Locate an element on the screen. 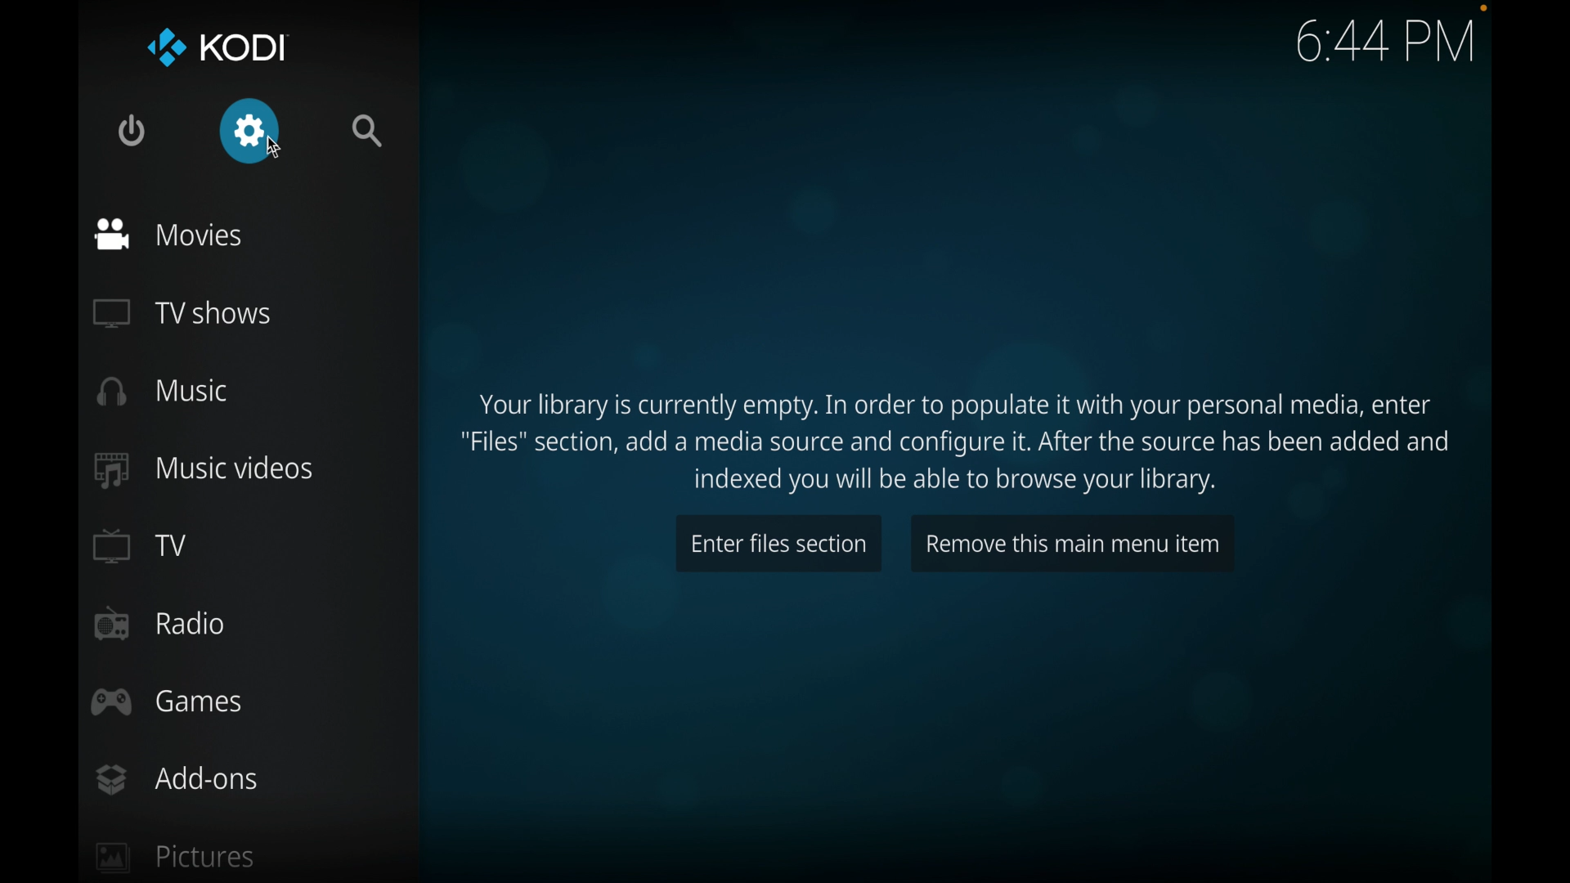  tv shows is located at coordinates (182, 313).